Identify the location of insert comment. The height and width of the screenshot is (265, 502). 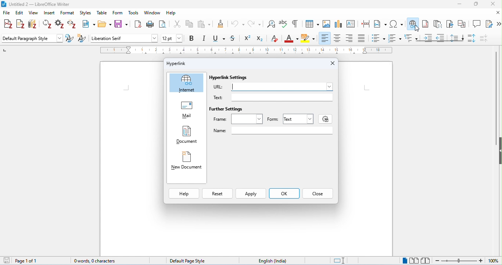
(477, 24).